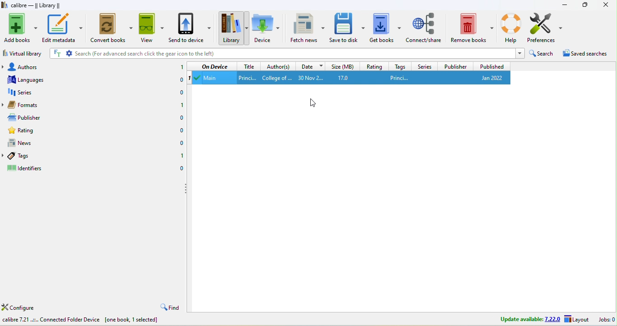 The image size is (617, 326). What do you see at coordinates (28, 105) in the screenshot?
I see `formats` at bounding box center [28, 105].